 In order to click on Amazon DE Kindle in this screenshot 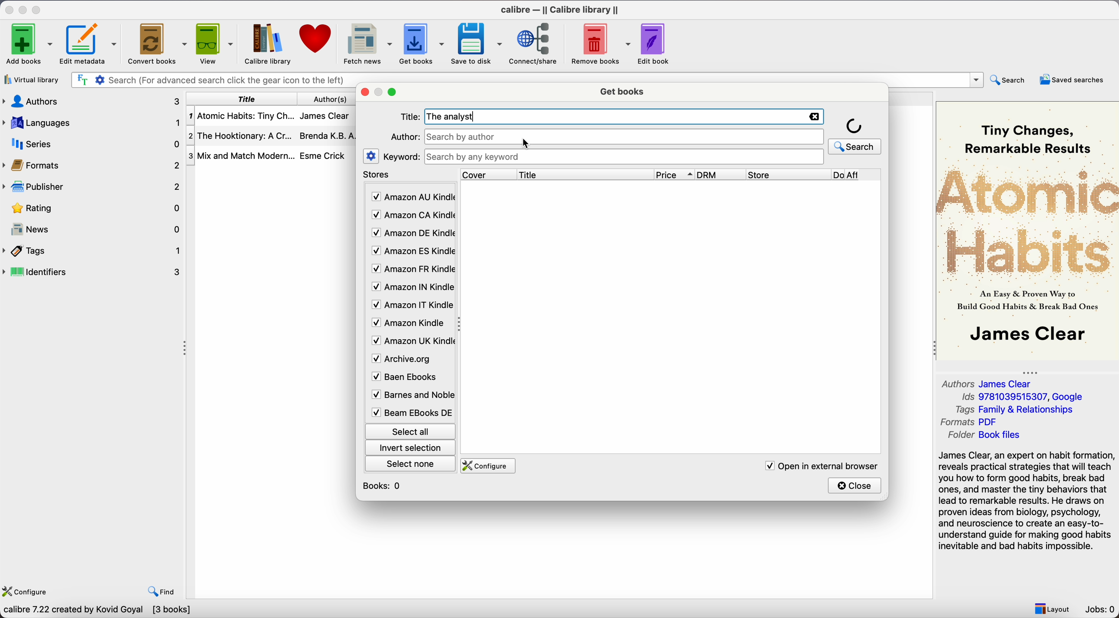, I will do `click(412, 234)`.